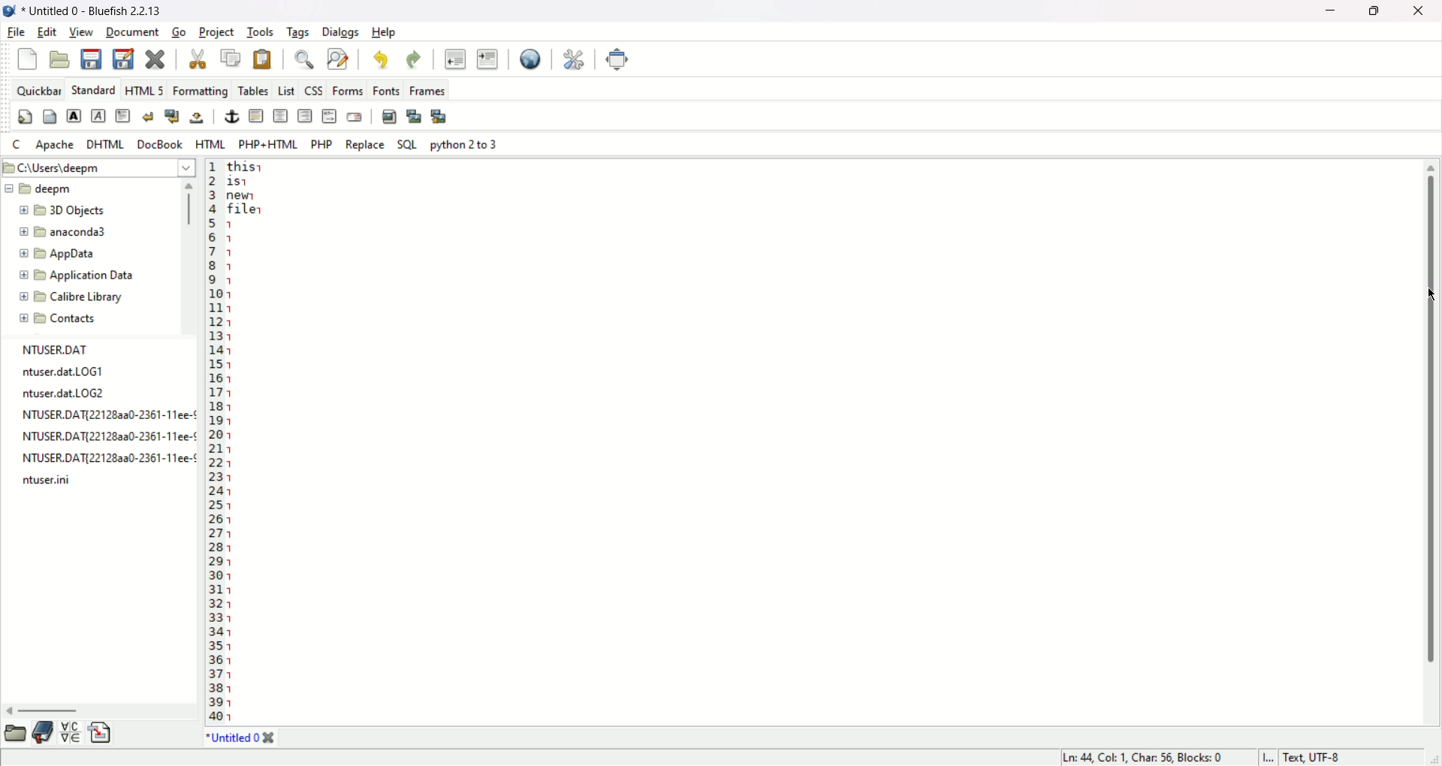 The image size is (1442, 766). Describe the element at coordinates (1346, 757) in the screenshot. I see `character encoding` at that location.